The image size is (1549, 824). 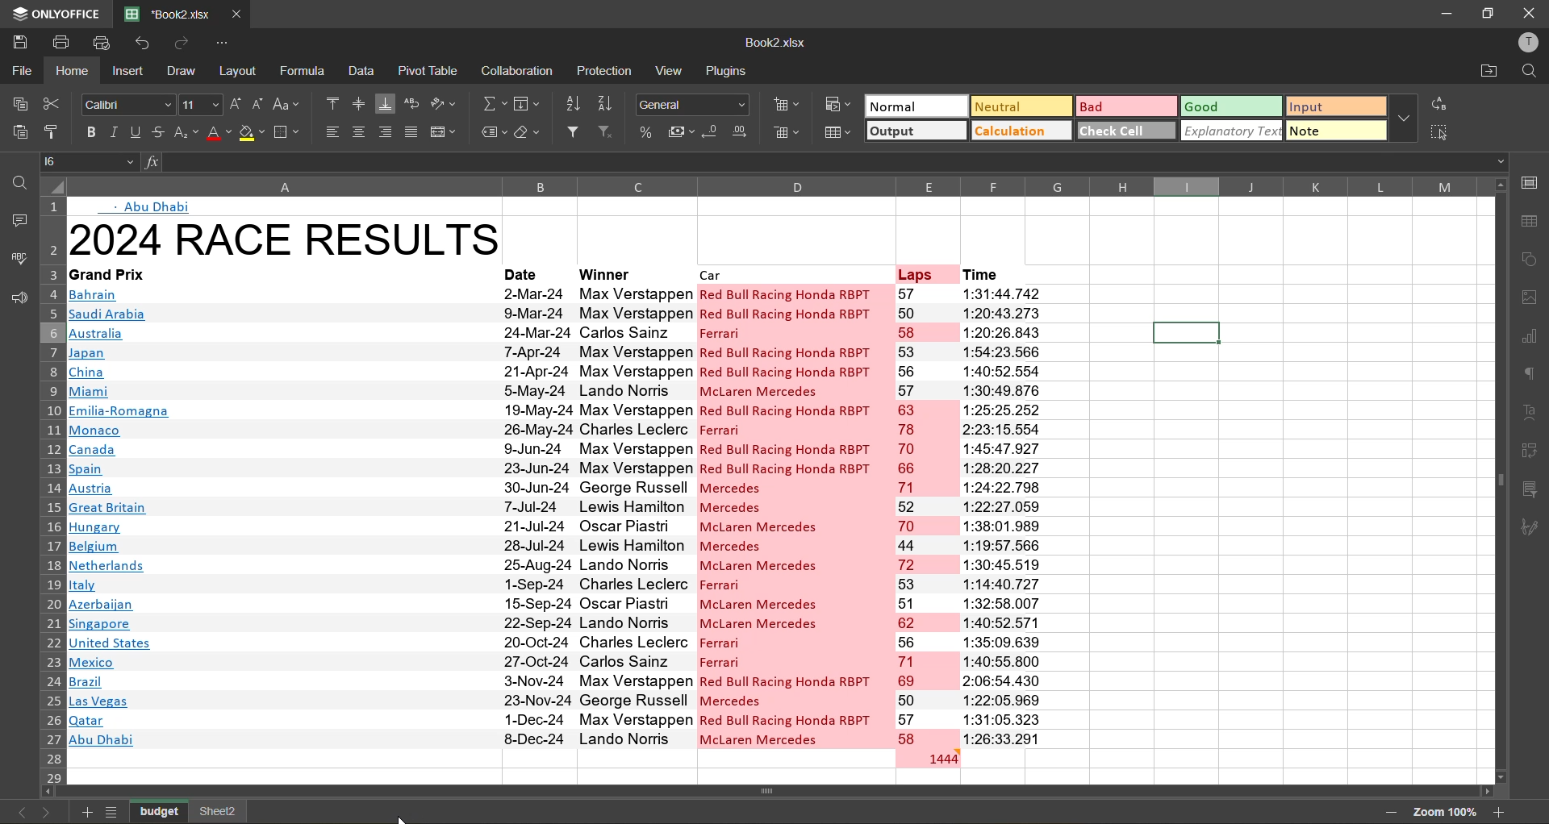 I want to click on scroll bar, so click(x=803, y=790).